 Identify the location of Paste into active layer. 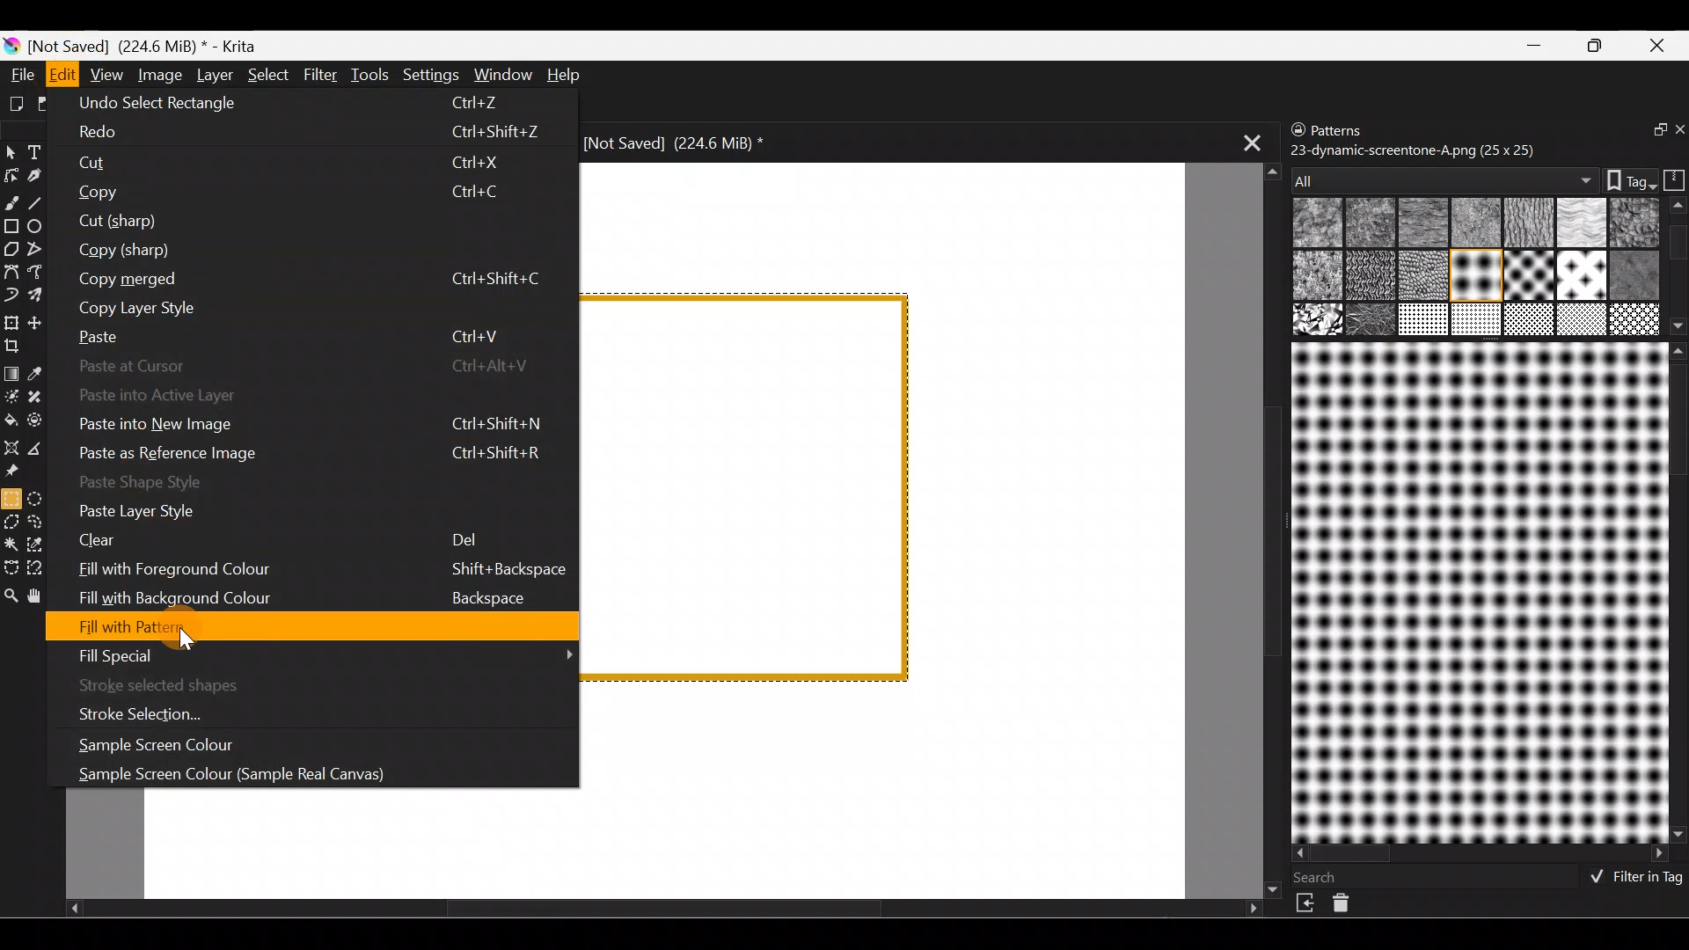
(302, 391).